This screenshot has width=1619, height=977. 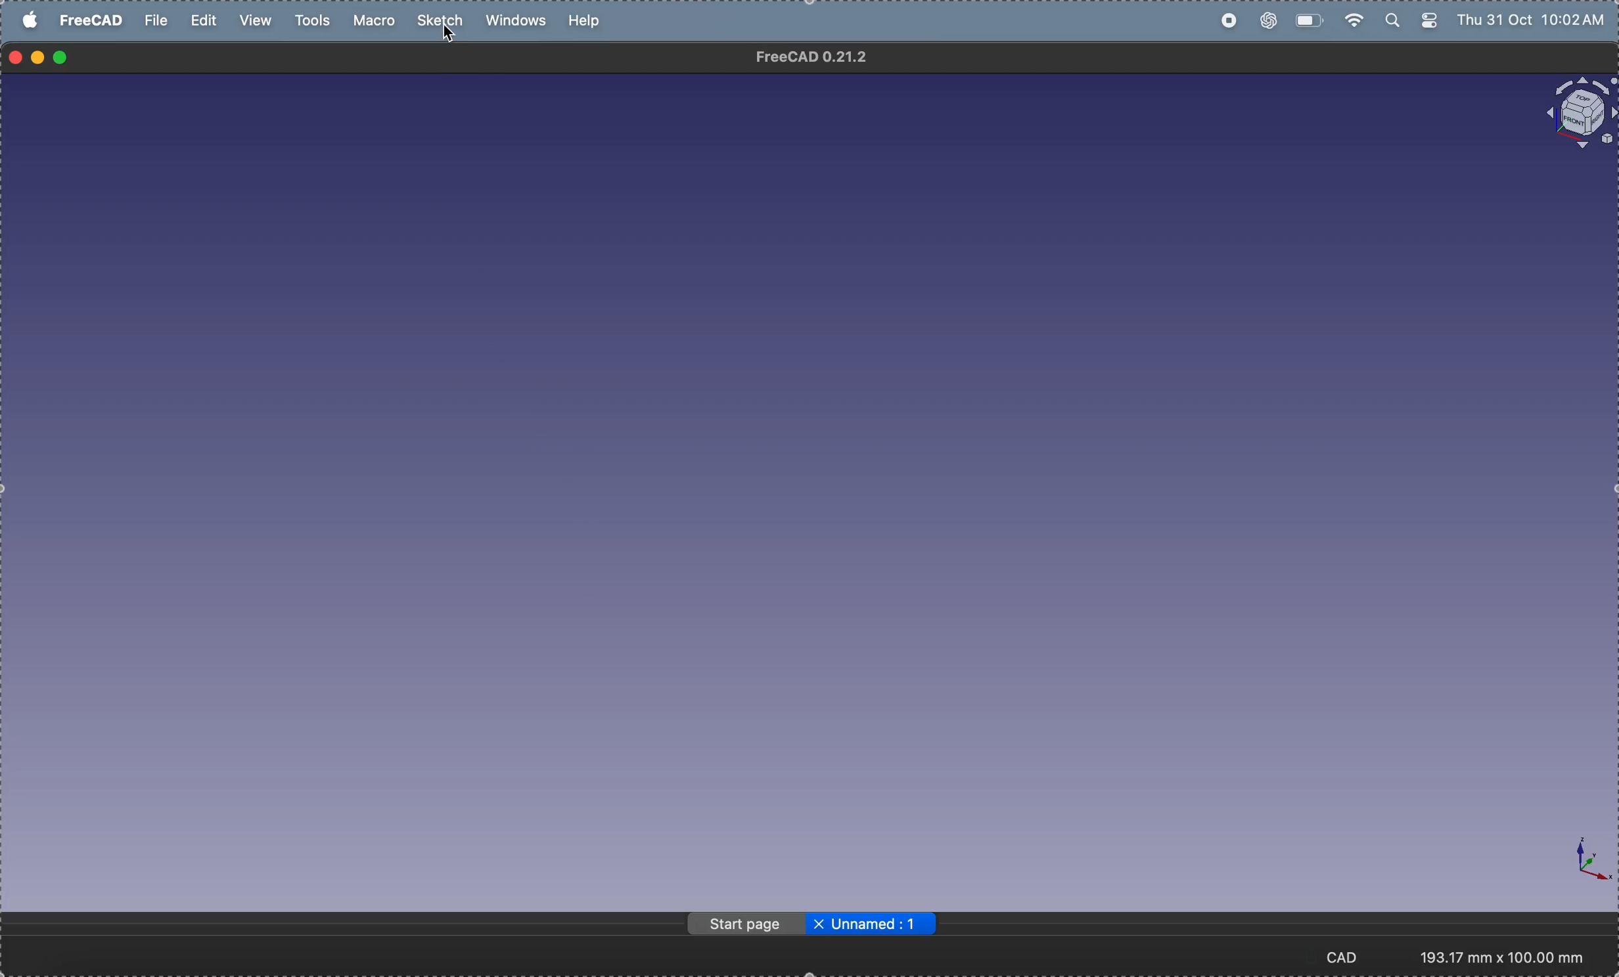 I want to click on apple widgets, so click(x=1413, y=20).